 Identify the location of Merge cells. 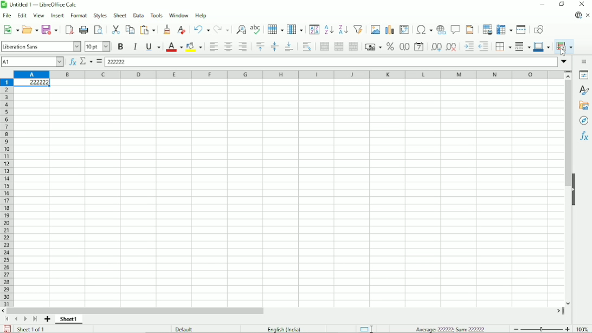
(339, 47).